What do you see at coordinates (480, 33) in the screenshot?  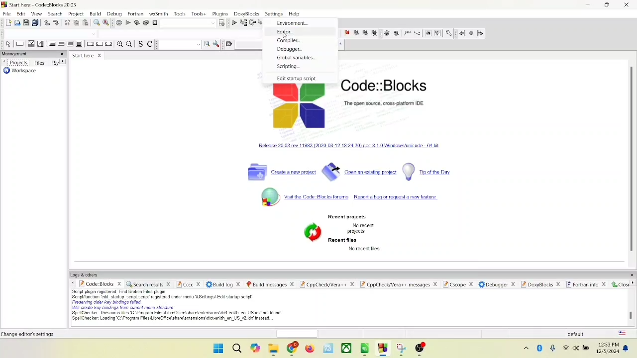 I see `jump forward` at bounding box center [480, 33].